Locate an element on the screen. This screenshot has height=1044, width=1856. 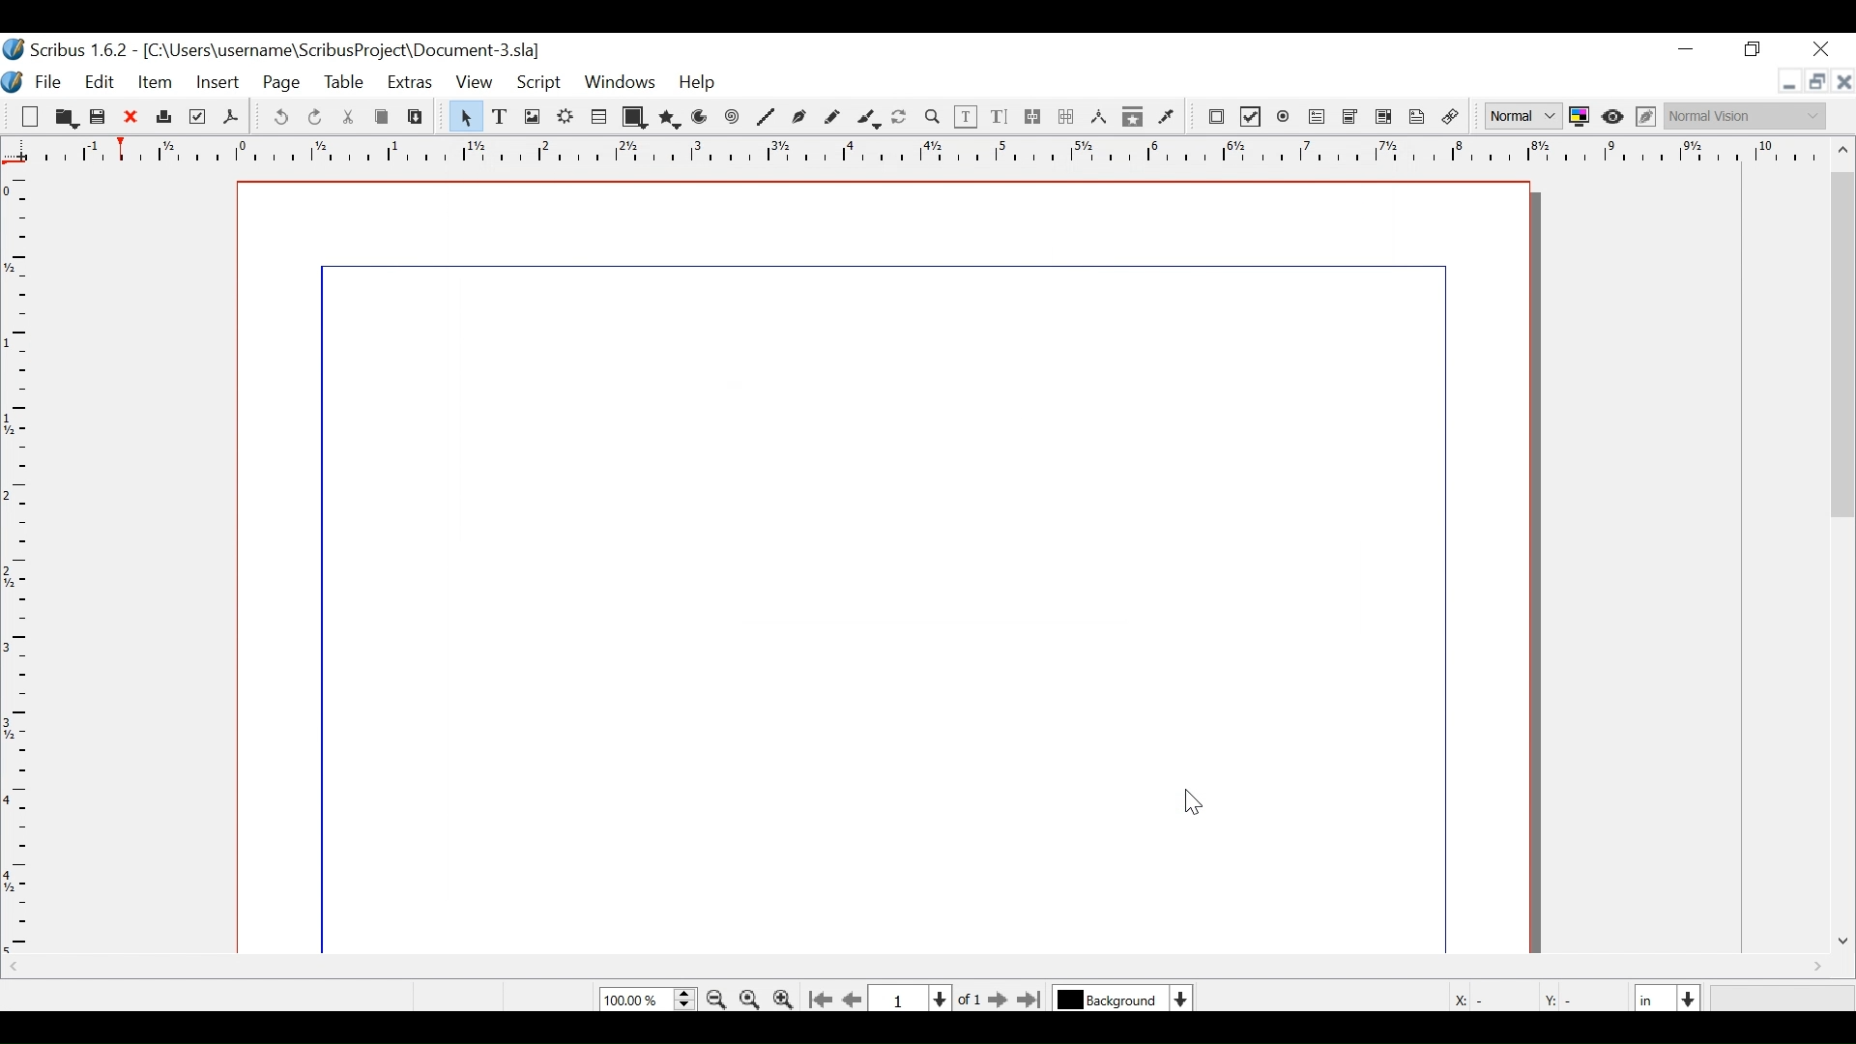
Go to previous page is located at coordinates (855, 1000).